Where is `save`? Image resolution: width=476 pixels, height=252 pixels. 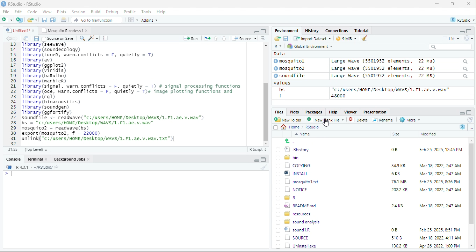
save is located at coordinates (286, 38).